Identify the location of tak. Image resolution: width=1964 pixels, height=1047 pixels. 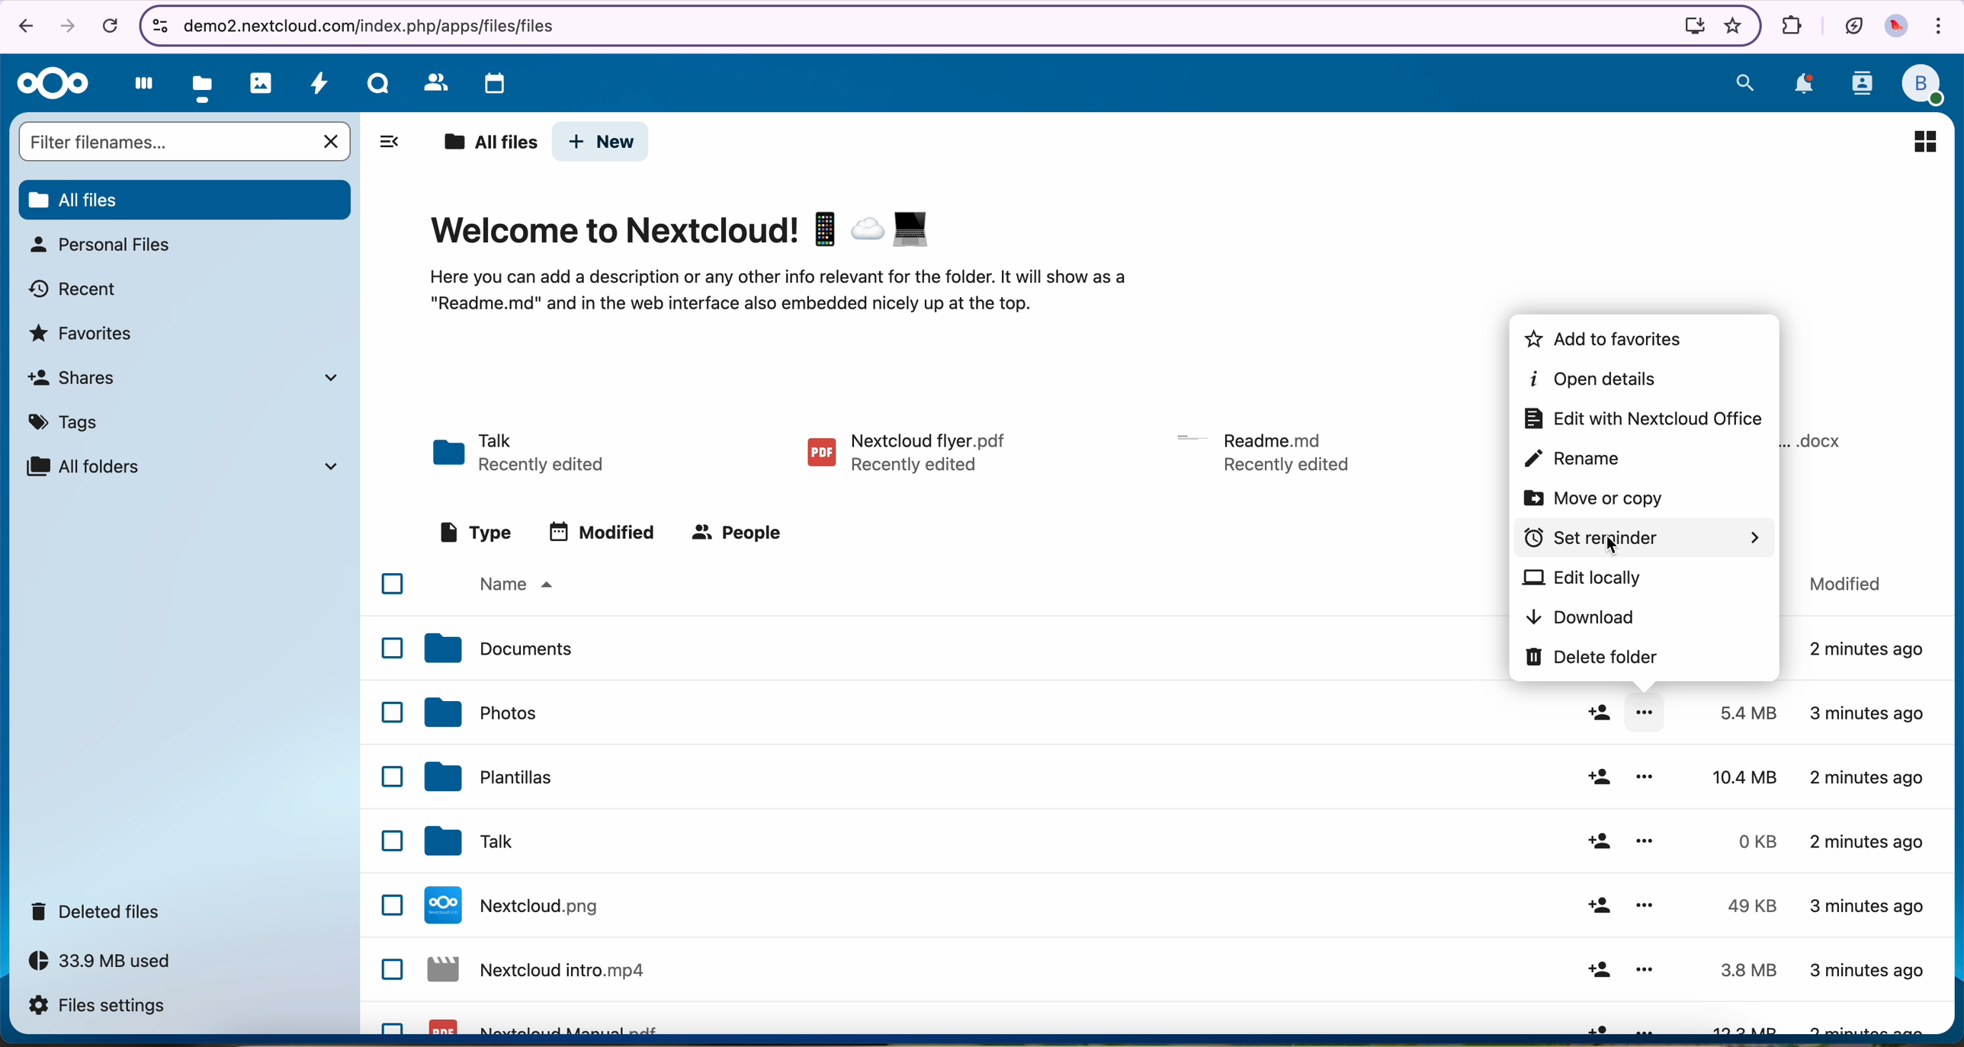
(477, 842).